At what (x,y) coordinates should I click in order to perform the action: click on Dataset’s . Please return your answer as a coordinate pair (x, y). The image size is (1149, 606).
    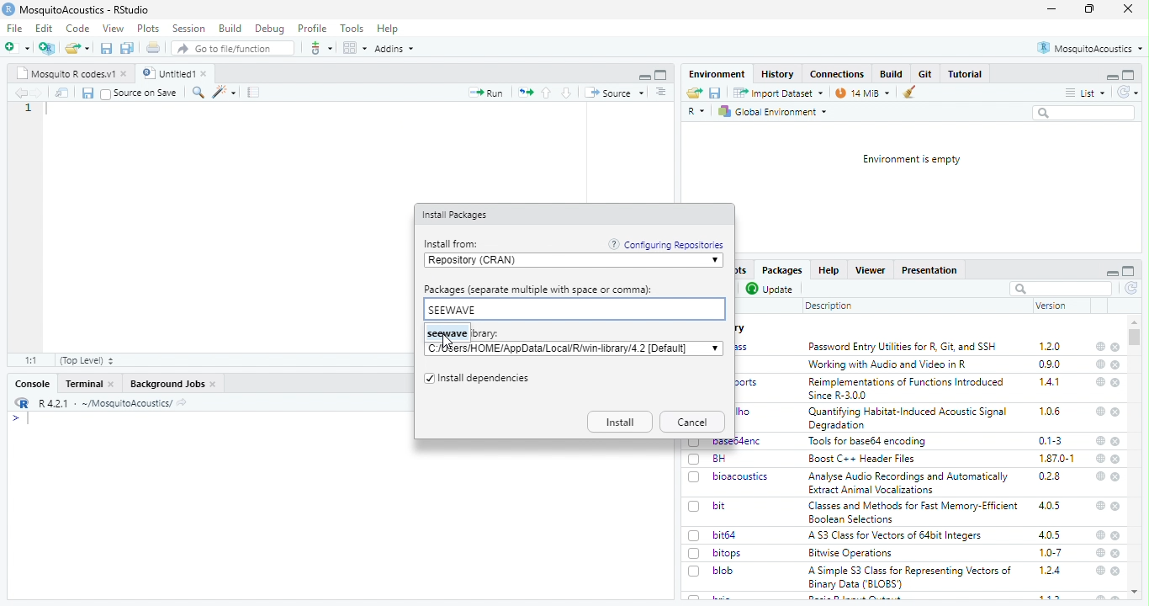
    Looking at the image, I should click on (255, 93).